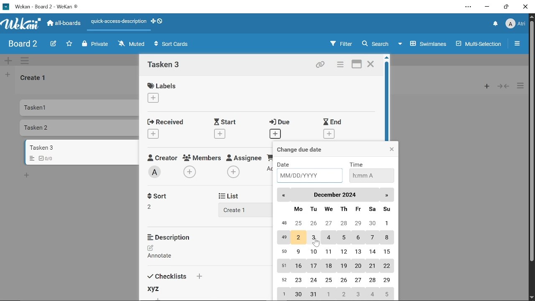 This screenshot has width=535, height=301. Describe the element at coordinates (22, 44) in the screenshot. I see `Current board` at that location.